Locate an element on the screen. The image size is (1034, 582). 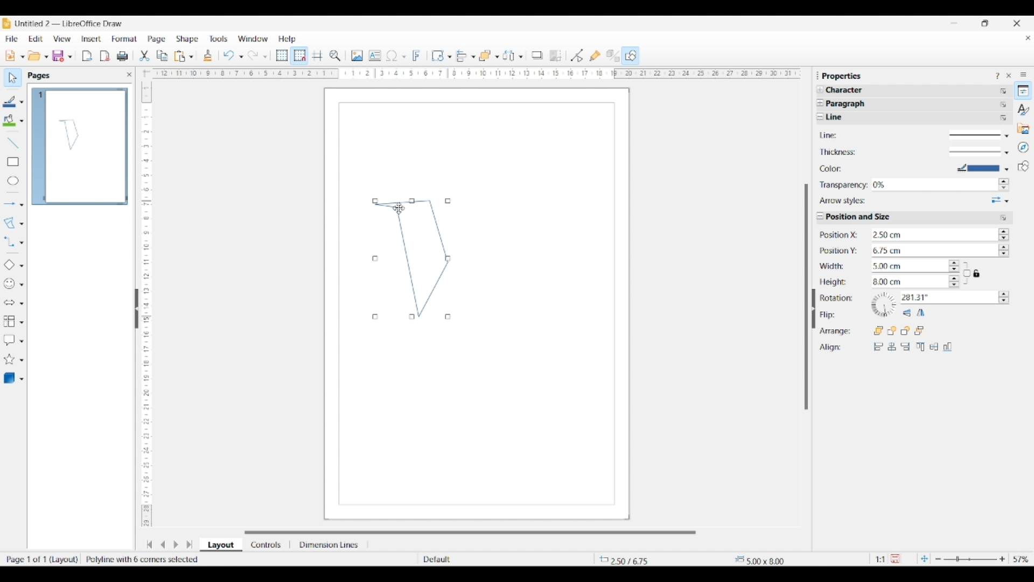
Section title - Pages is located at coordinates (41, 75).